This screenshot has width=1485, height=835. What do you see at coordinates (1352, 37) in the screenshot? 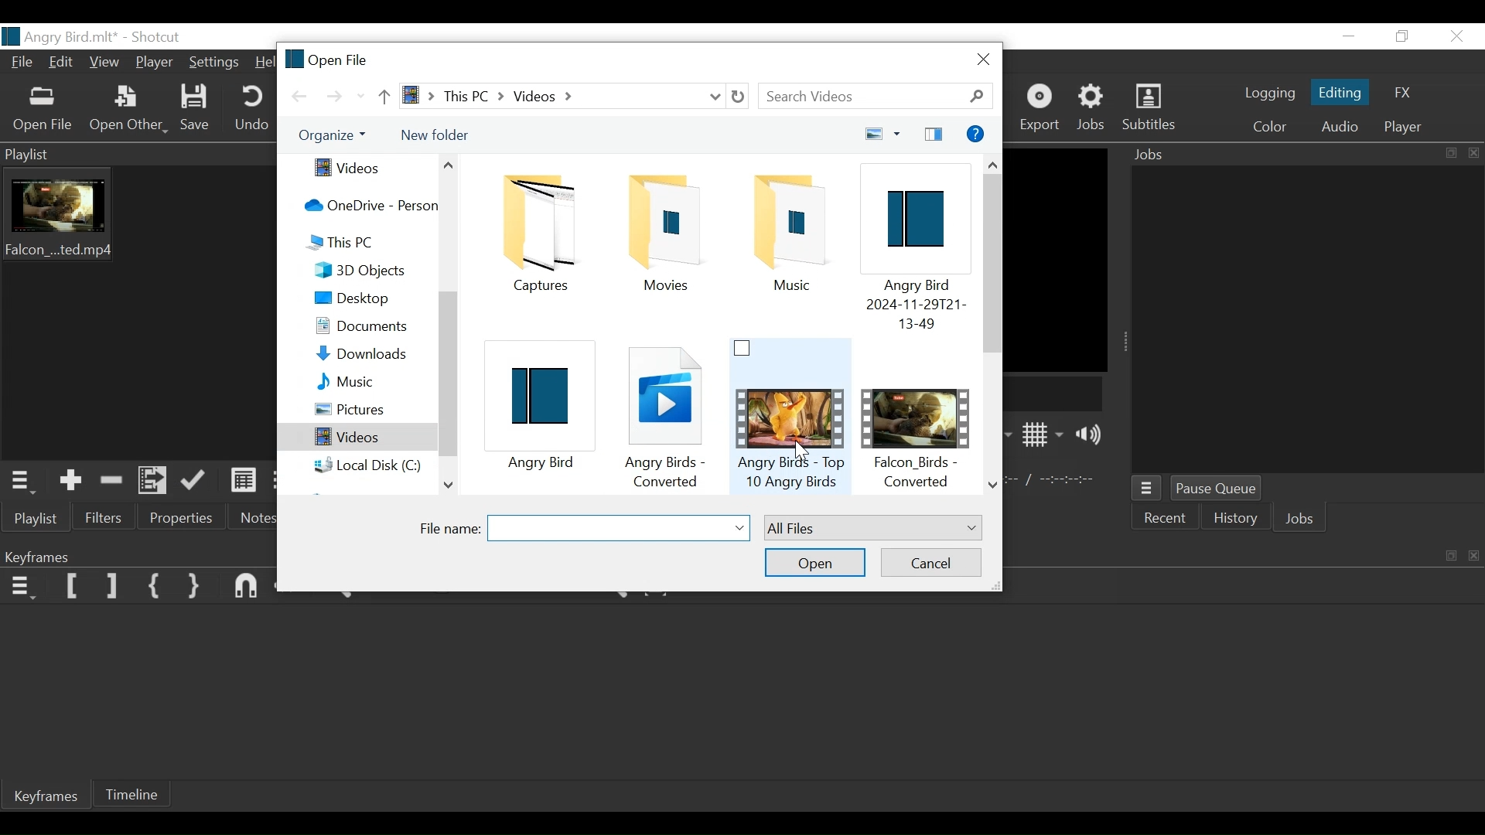
I see `Minimize` at bounding box center [1352, 37].